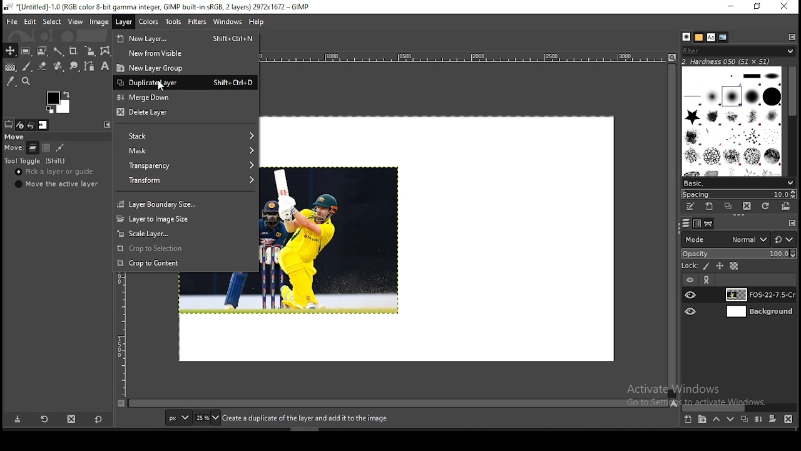 The width and height of the screenshot is (801, 451). Describe the element at coordinates (31, 21) in the screenshot. I see `edit` at that location.